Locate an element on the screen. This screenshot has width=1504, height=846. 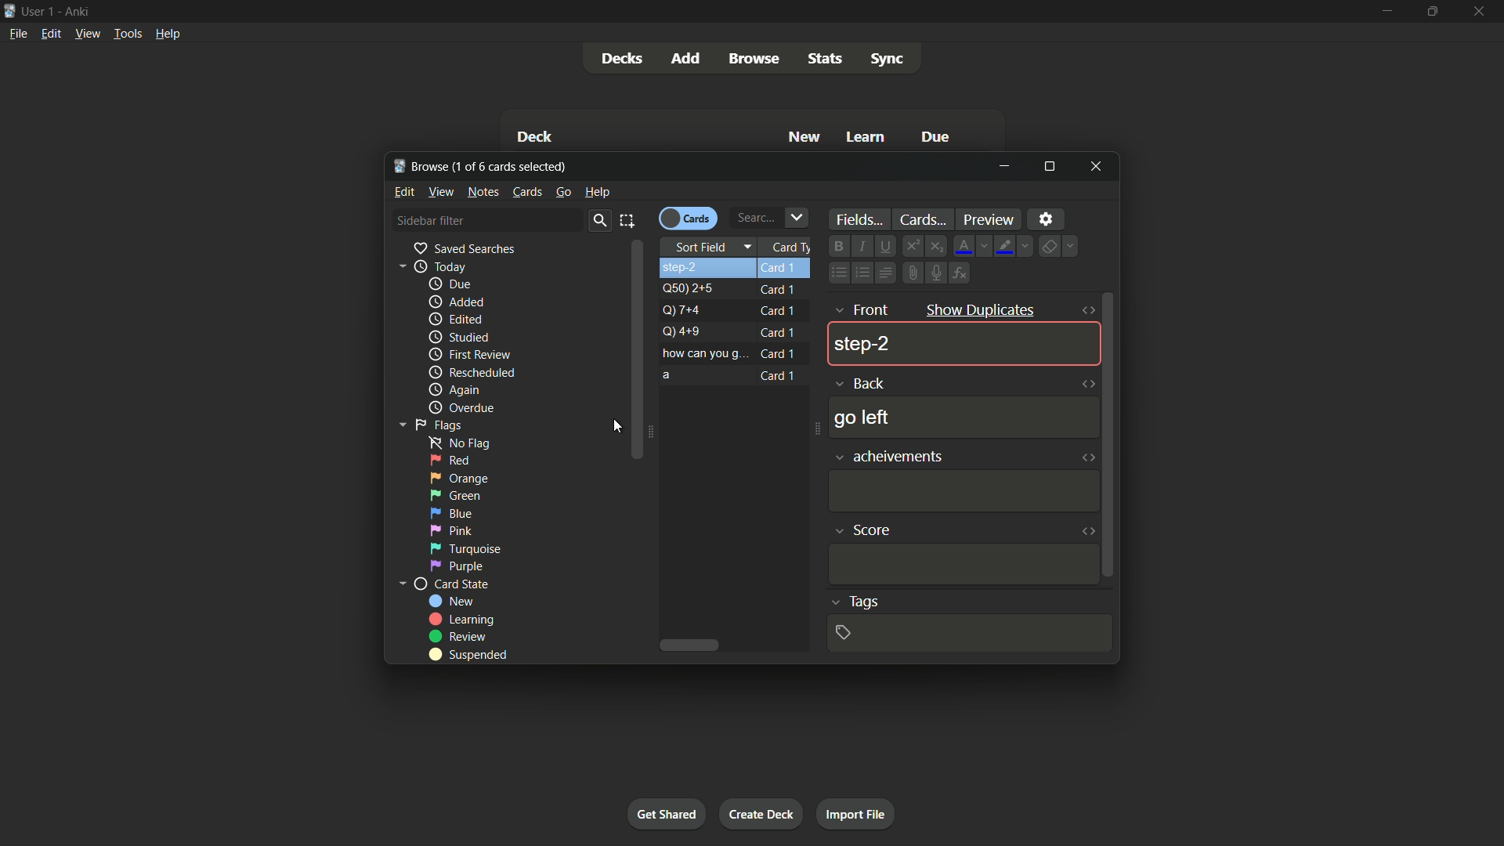
Deck is located at coordinates (537, 136).